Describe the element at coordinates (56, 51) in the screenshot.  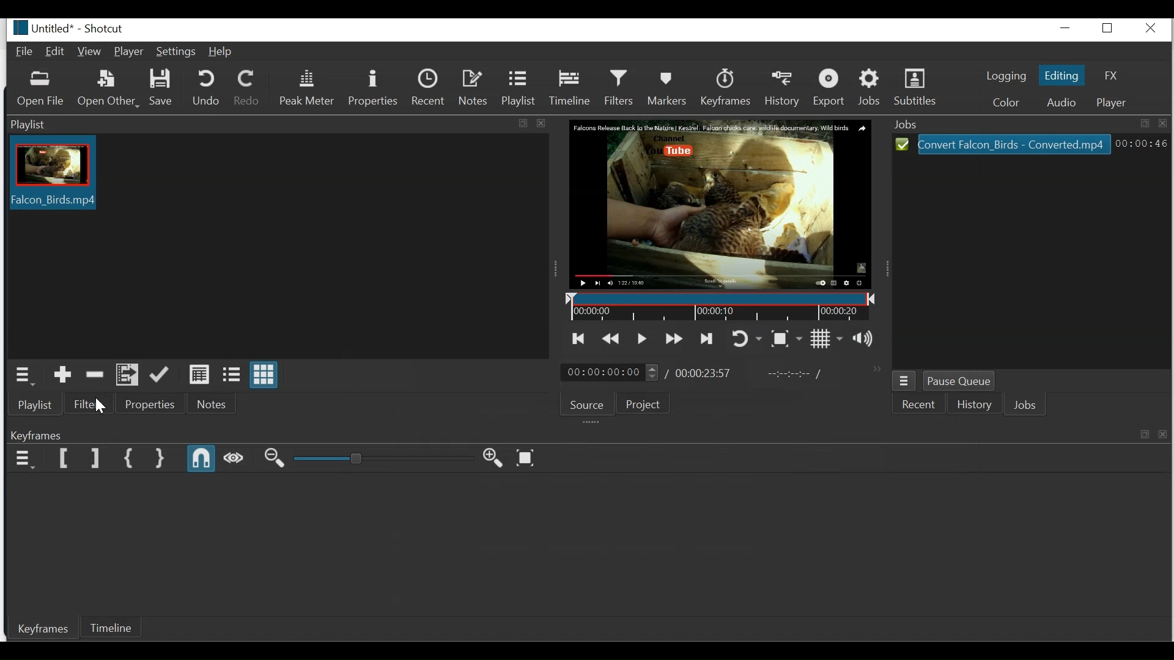
I see `Edit` at that location.